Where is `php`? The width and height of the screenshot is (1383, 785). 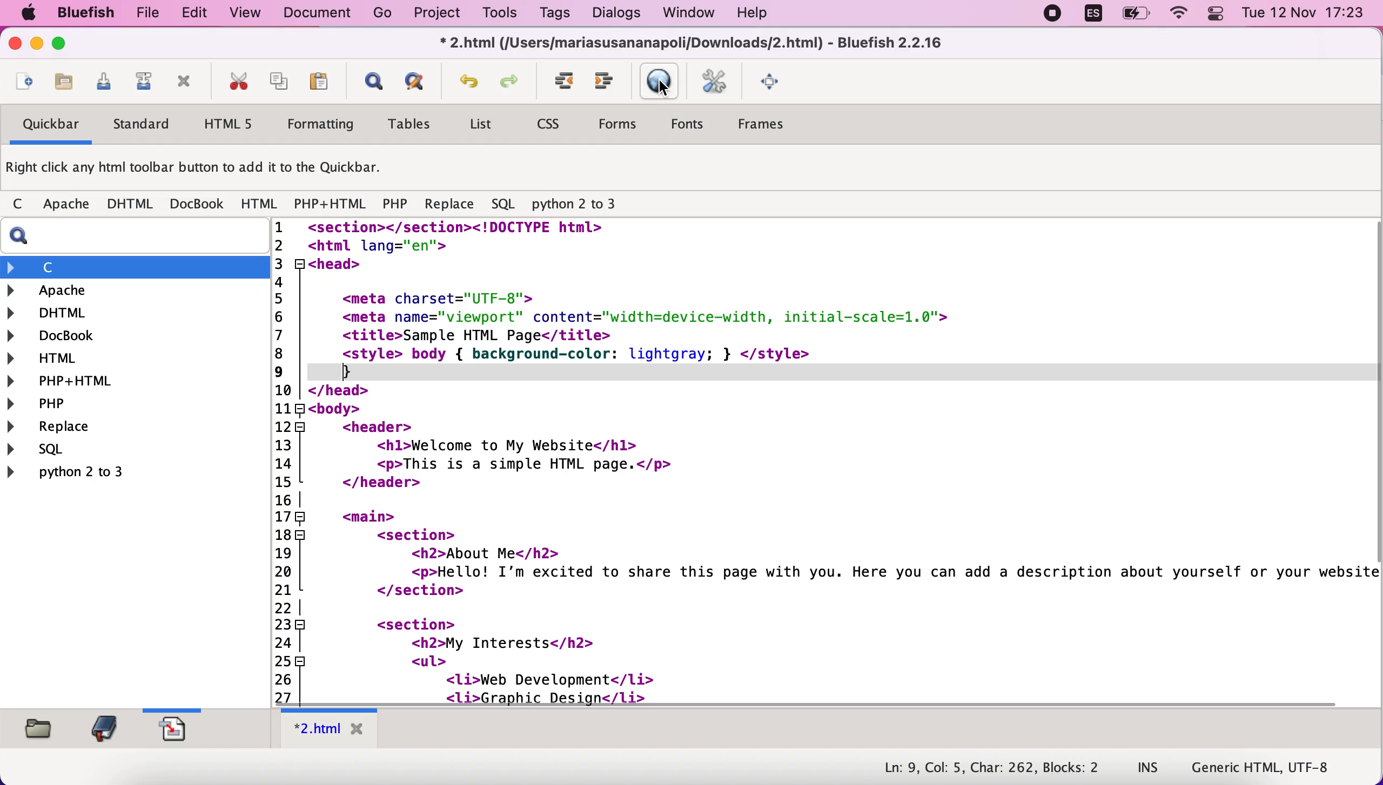
php is located at coordinates (397, 204).